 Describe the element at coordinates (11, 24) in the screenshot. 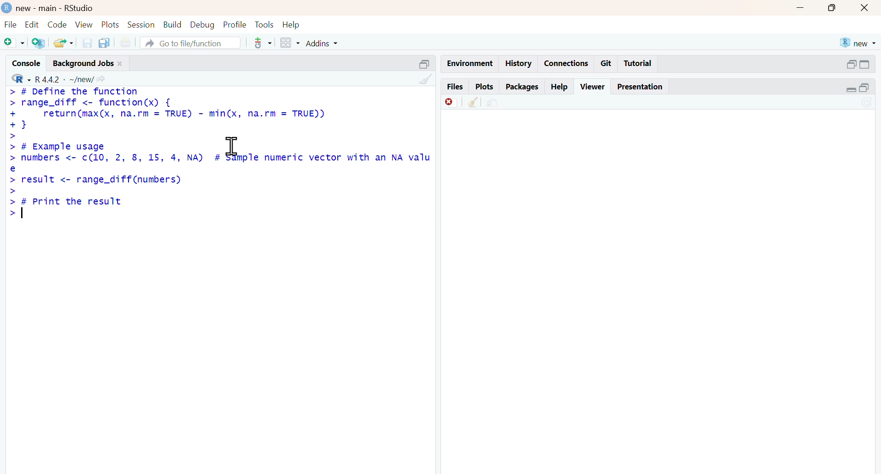

I see `file` at that location.